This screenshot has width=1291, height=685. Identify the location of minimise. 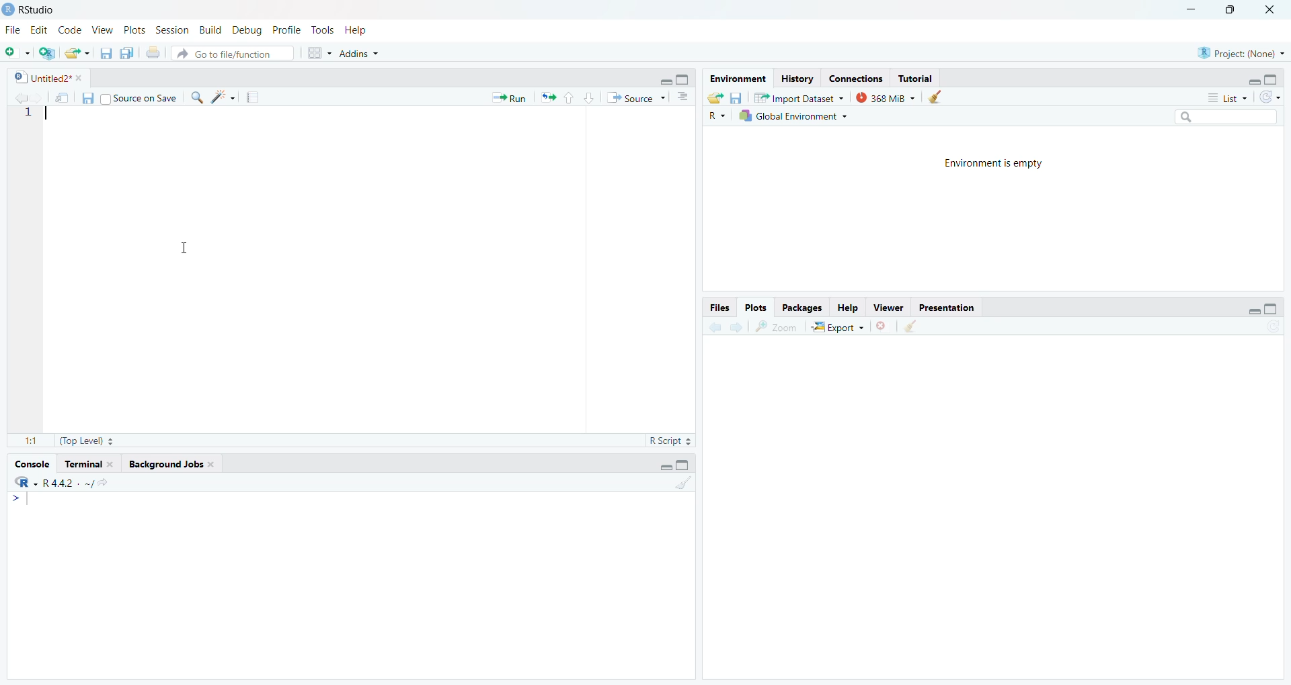
(1191, 5).